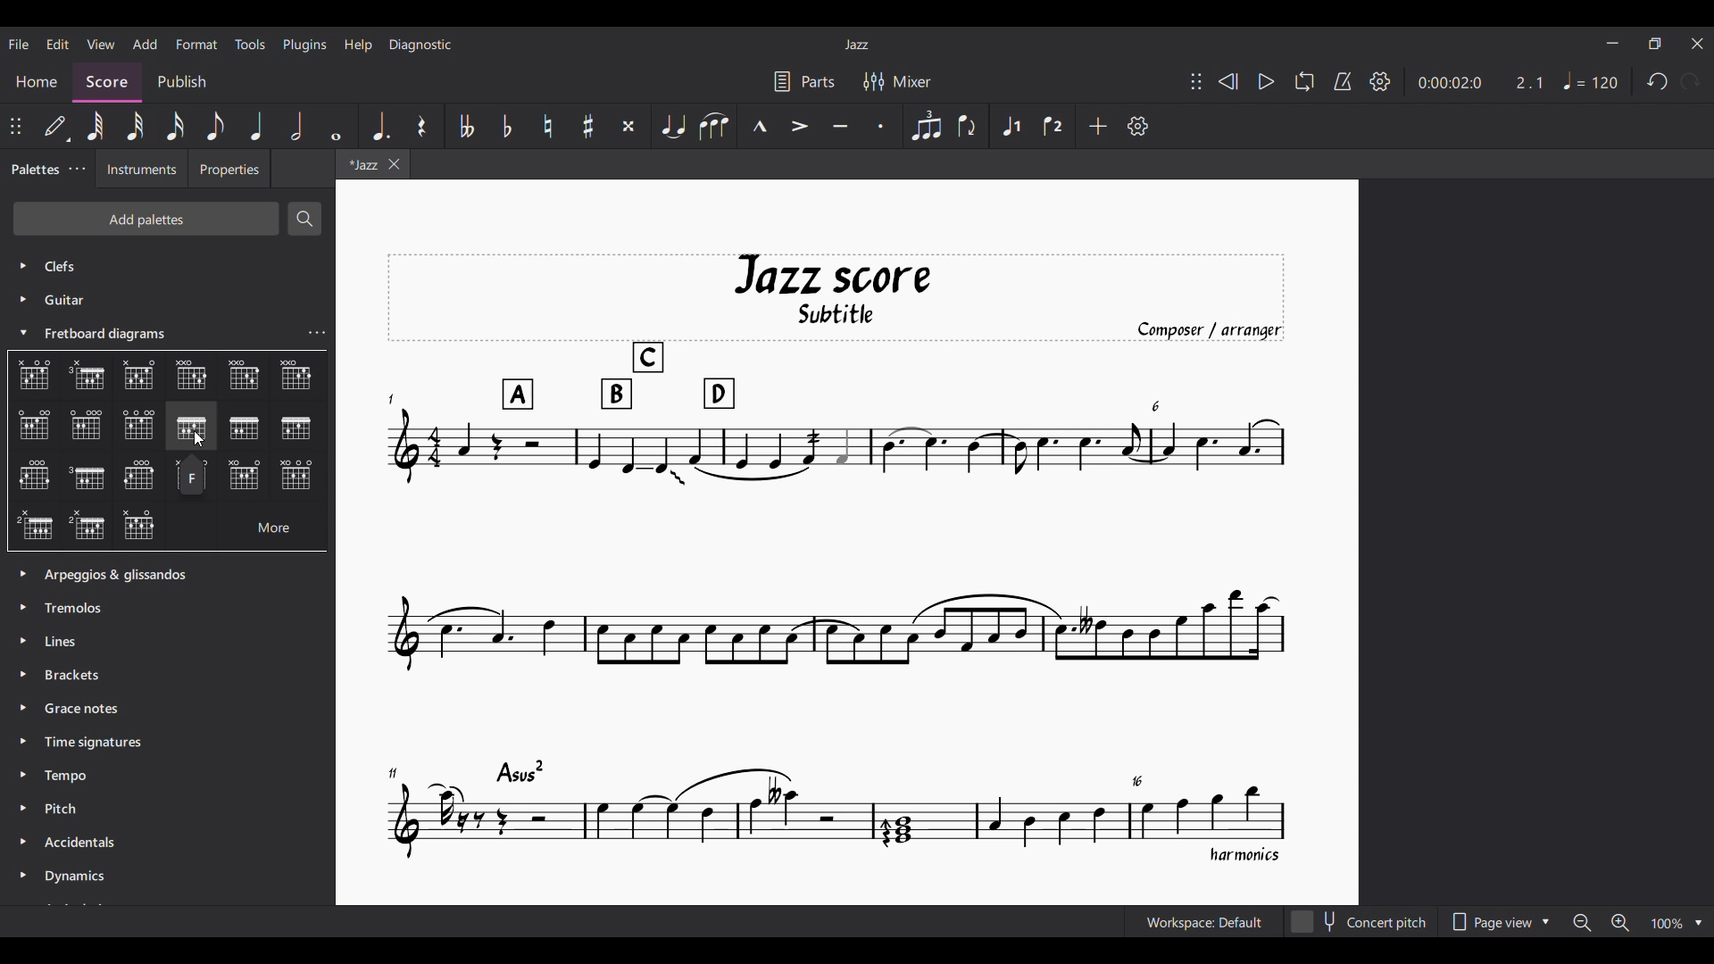  Describe the element at coordinates (249, 44) in the screenshot. I see `Tools menu` at that location.